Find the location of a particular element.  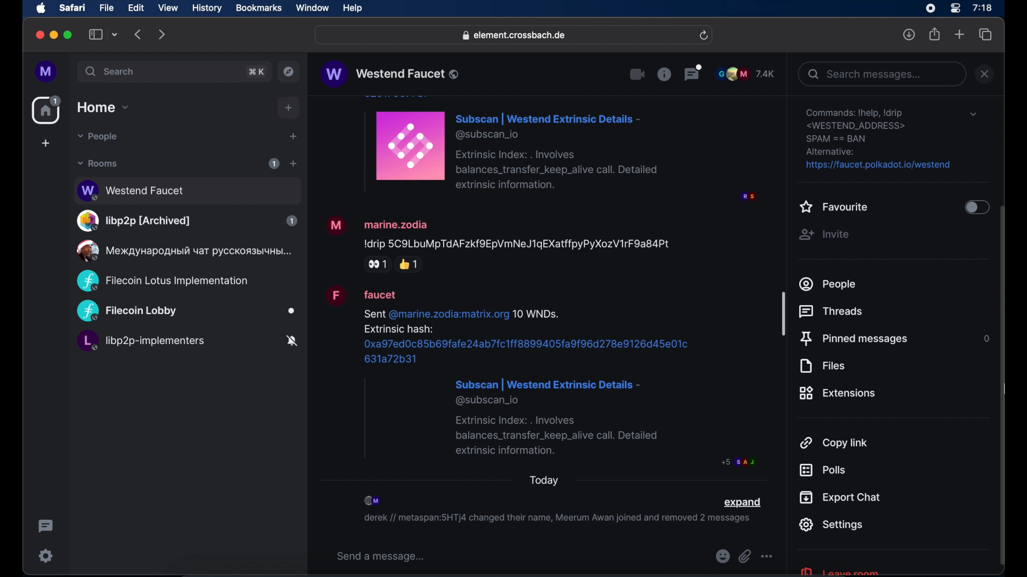

window is located at coordinates (312, 8).